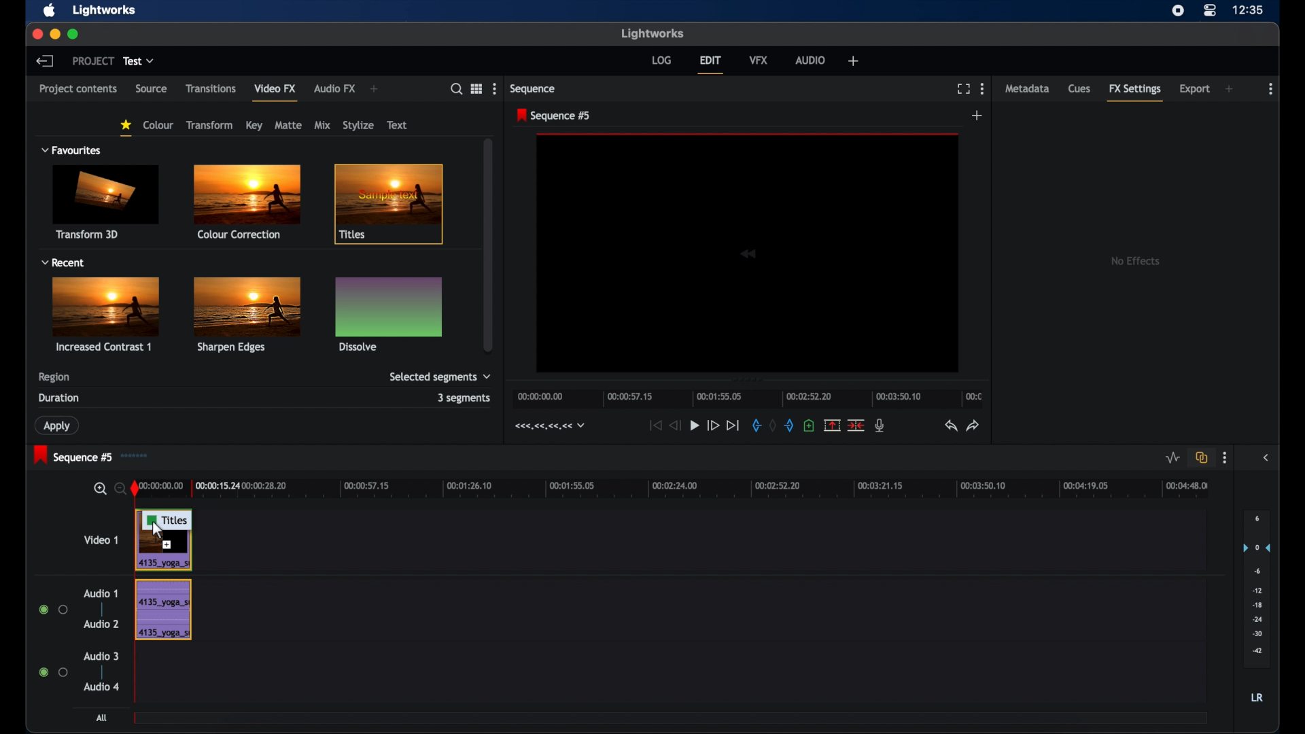 This screenshot has width=1305, height=734. Describe the element at coordinates (857, 425) in the screenshot. I see `delete cut` at that location.